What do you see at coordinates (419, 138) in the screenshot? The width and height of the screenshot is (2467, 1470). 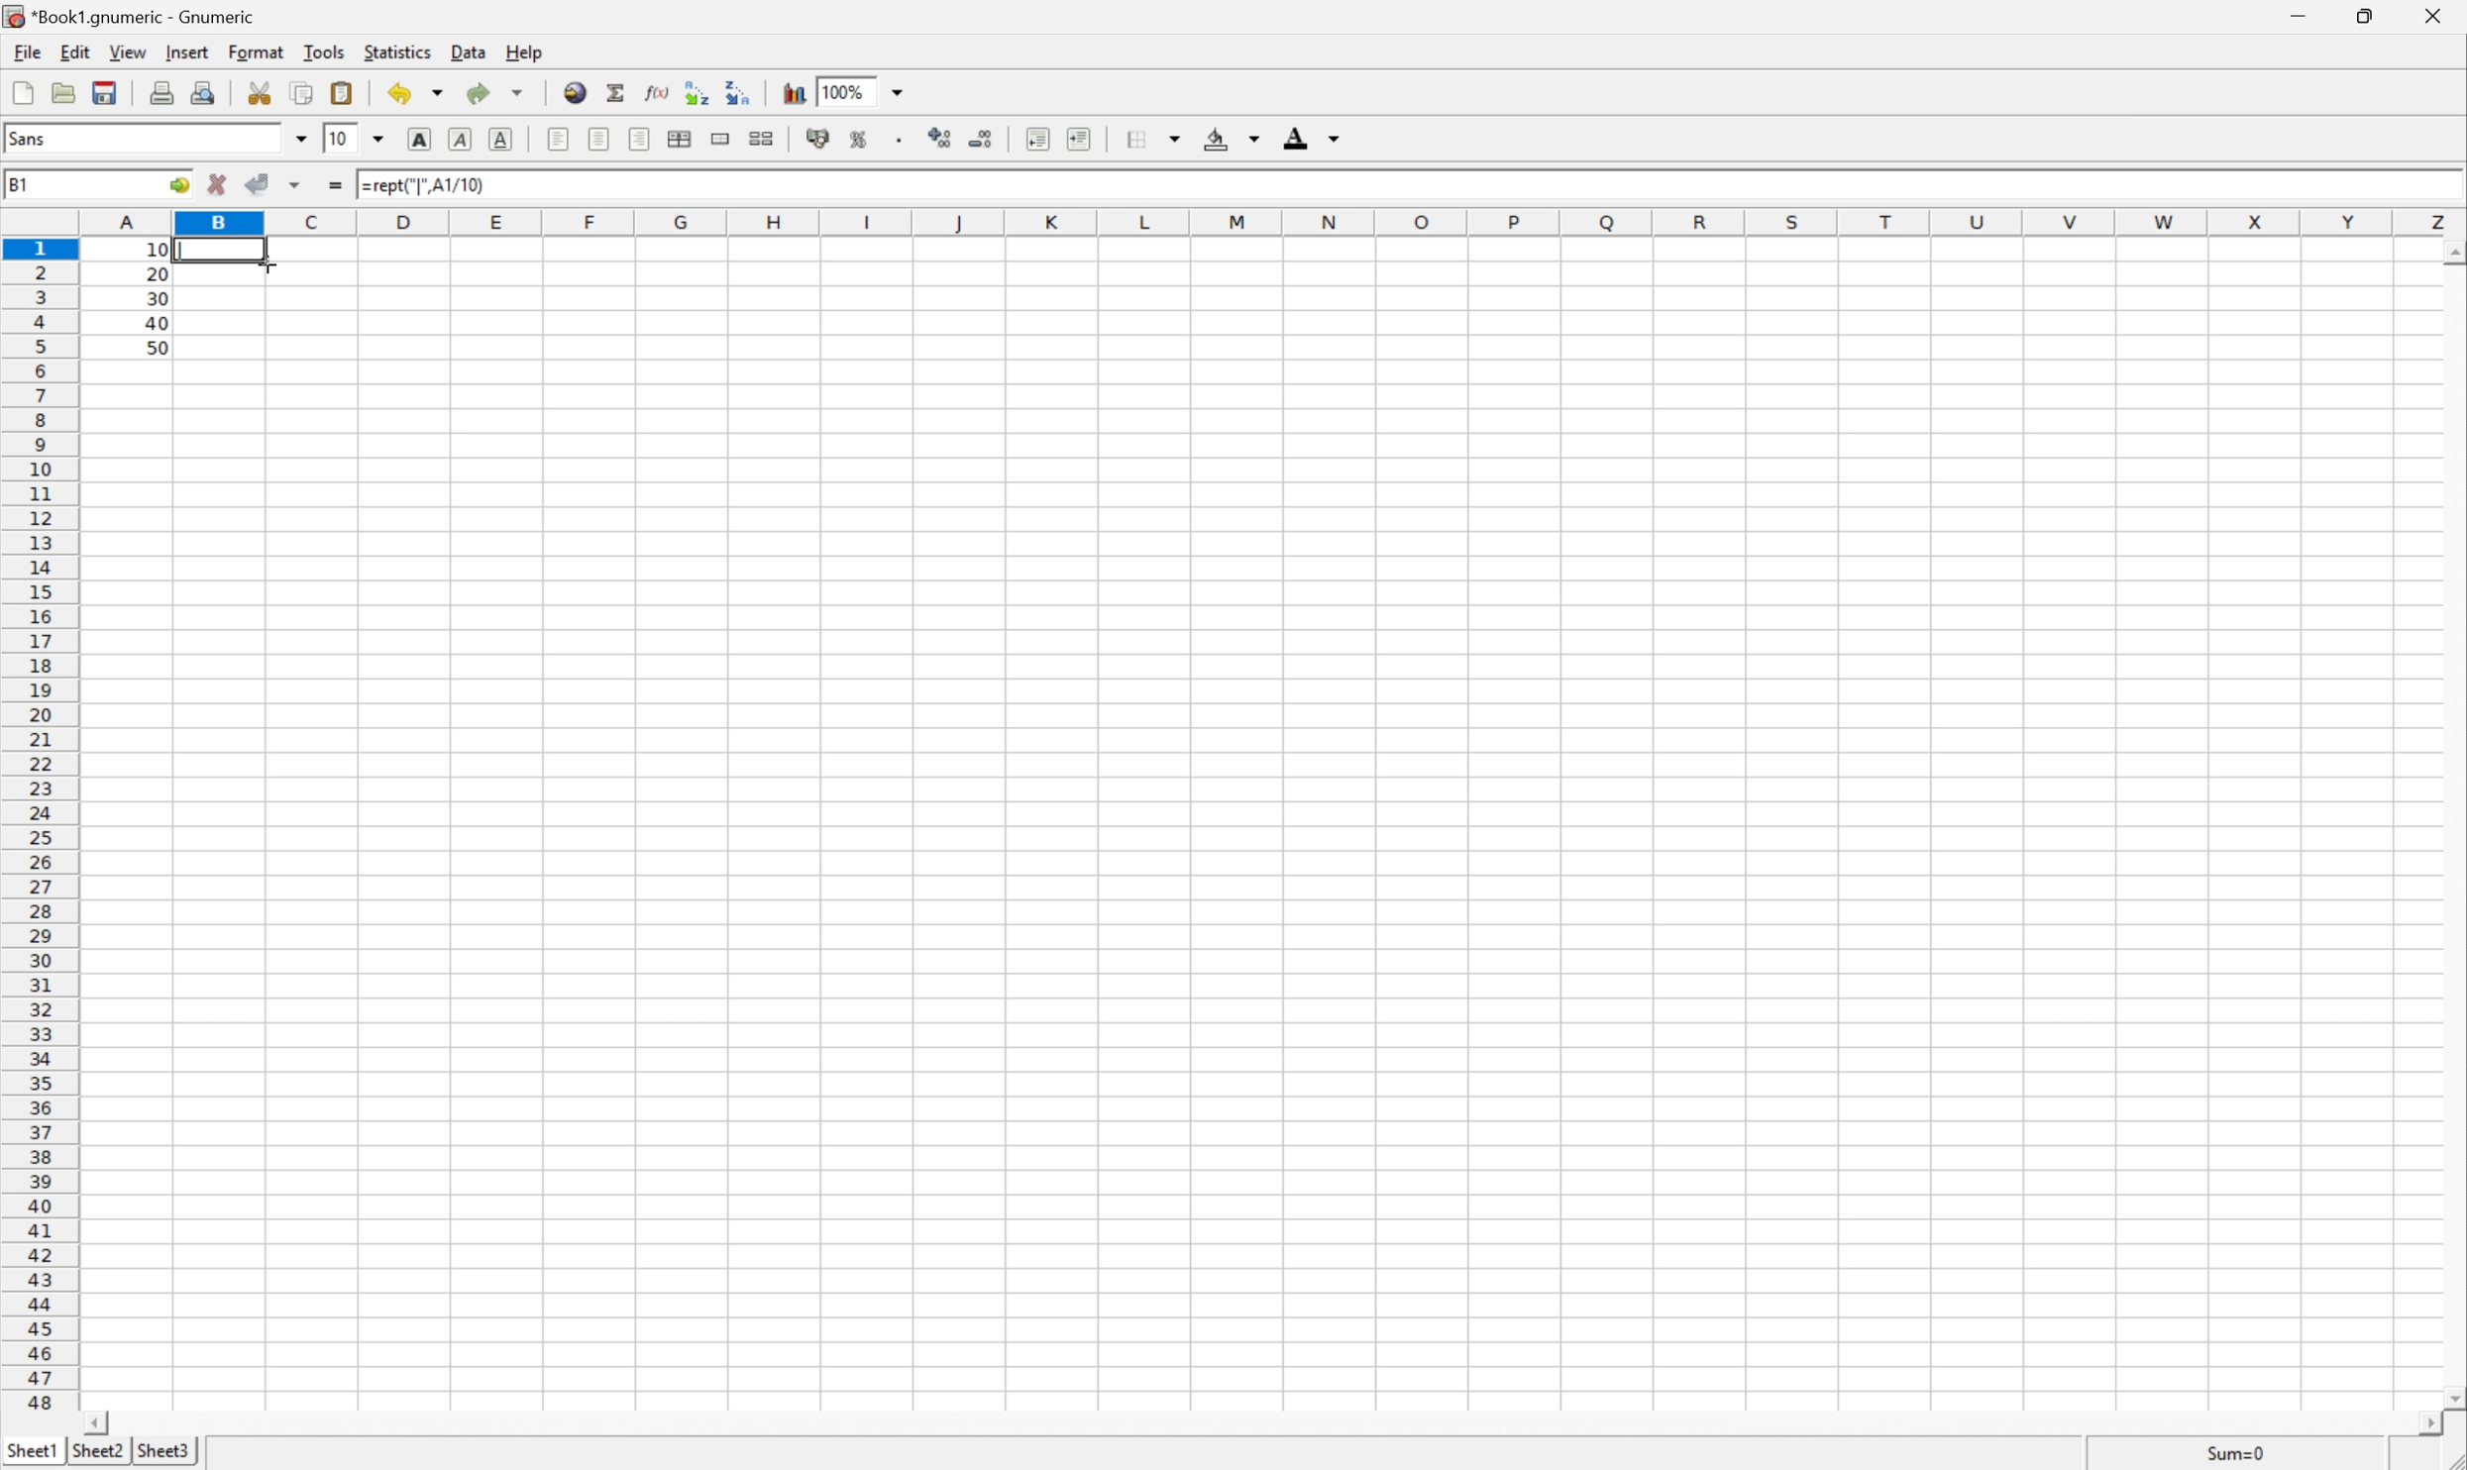 I see `Bold` at bounding box center [419, 138].